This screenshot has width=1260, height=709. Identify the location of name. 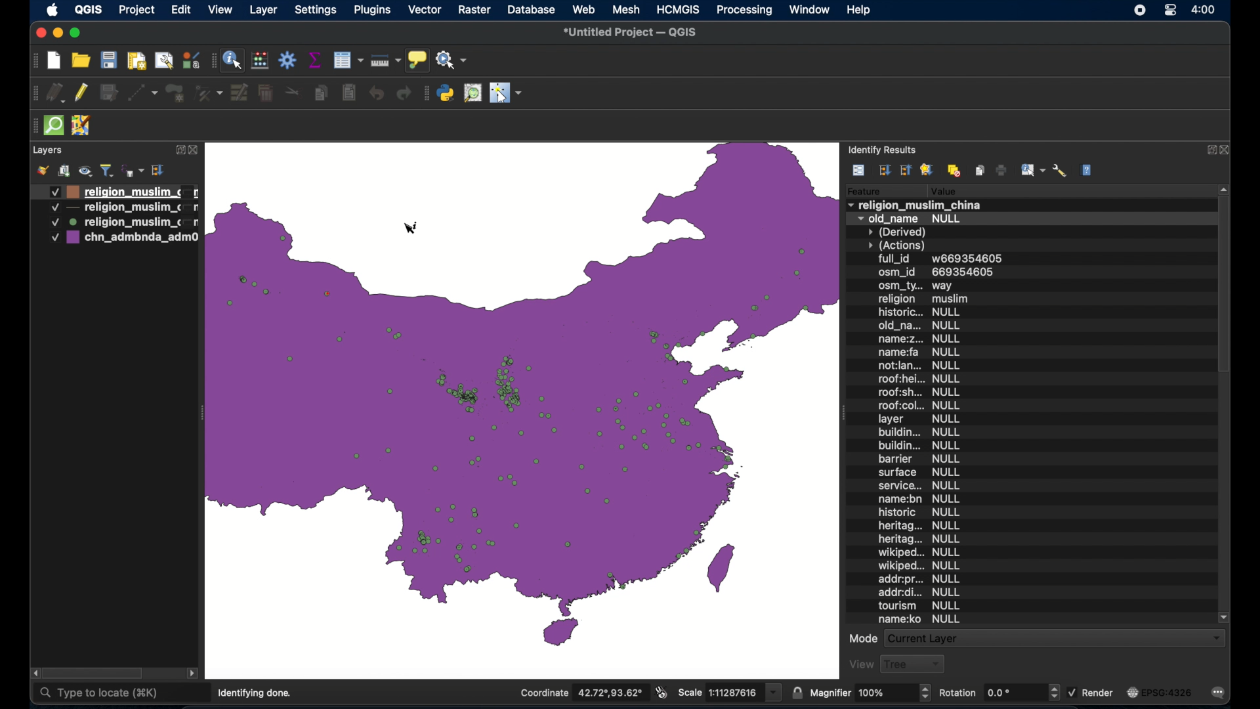
(919, 339).